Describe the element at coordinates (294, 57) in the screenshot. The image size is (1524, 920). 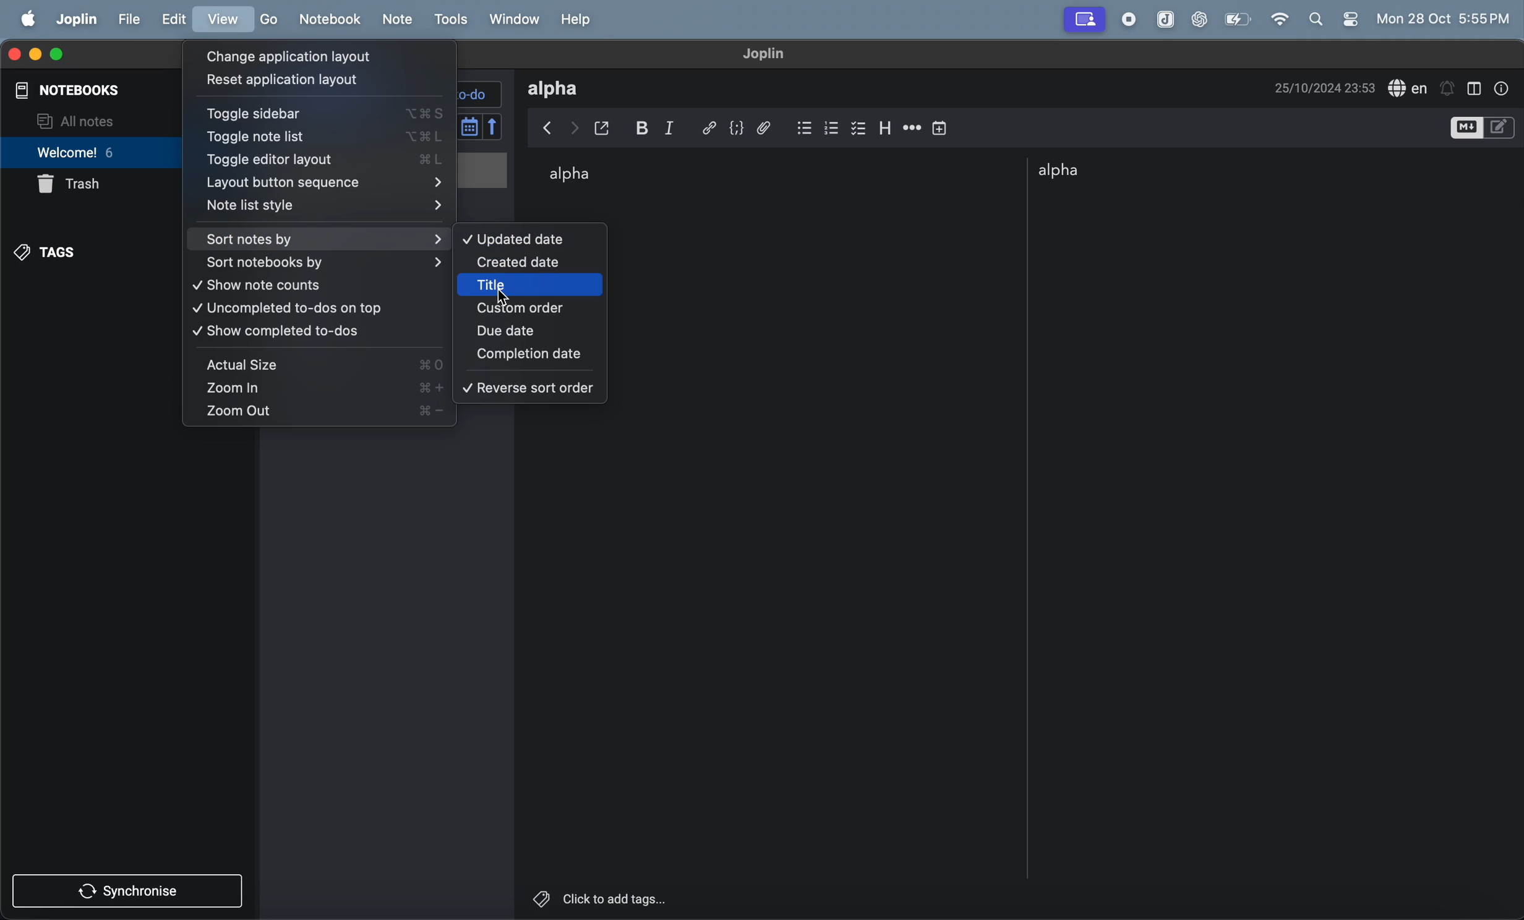
I see `change application layout` at that location.